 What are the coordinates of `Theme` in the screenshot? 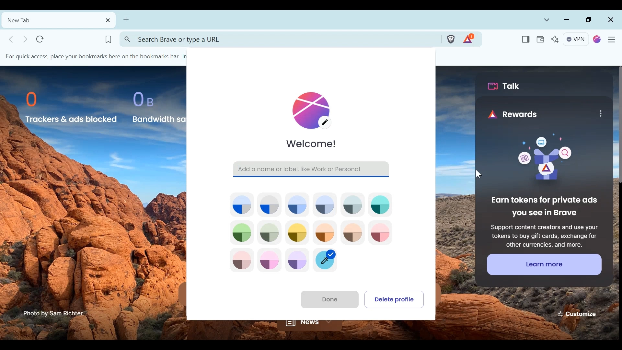 It's located at (298, 233).